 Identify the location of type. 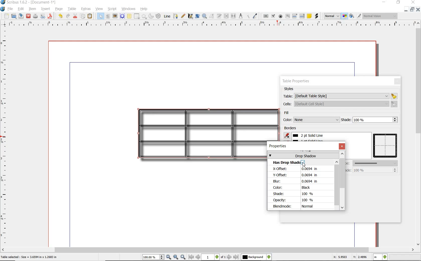
(372, 163).